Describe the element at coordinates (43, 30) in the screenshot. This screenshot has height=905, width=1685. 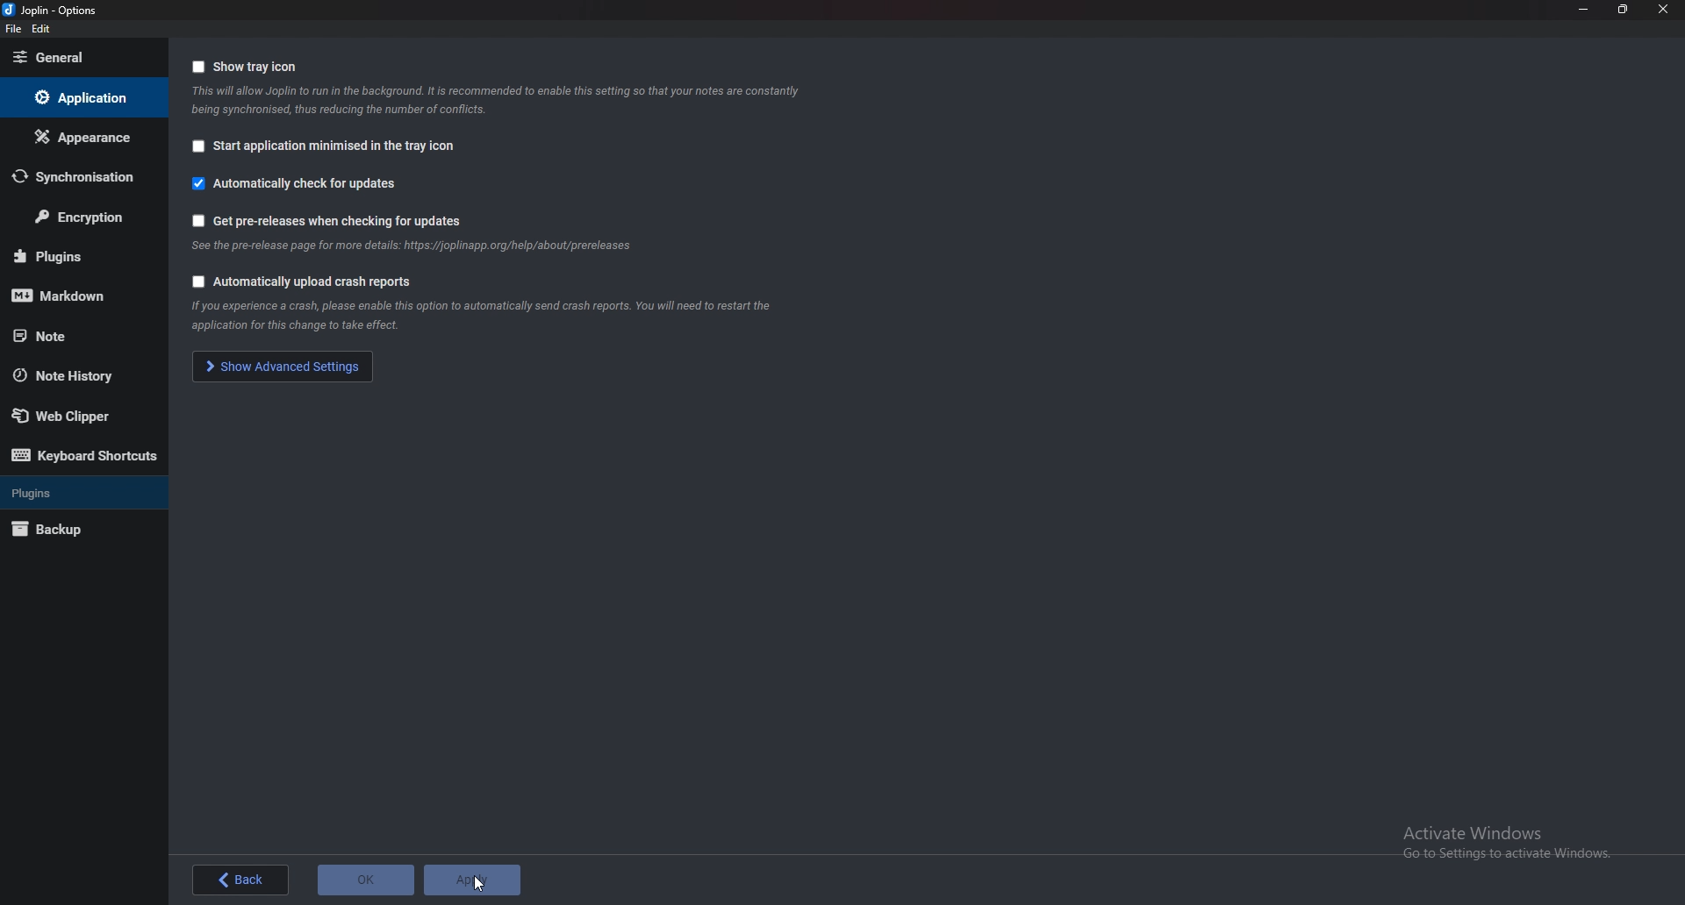
I see `Edit` at that location.